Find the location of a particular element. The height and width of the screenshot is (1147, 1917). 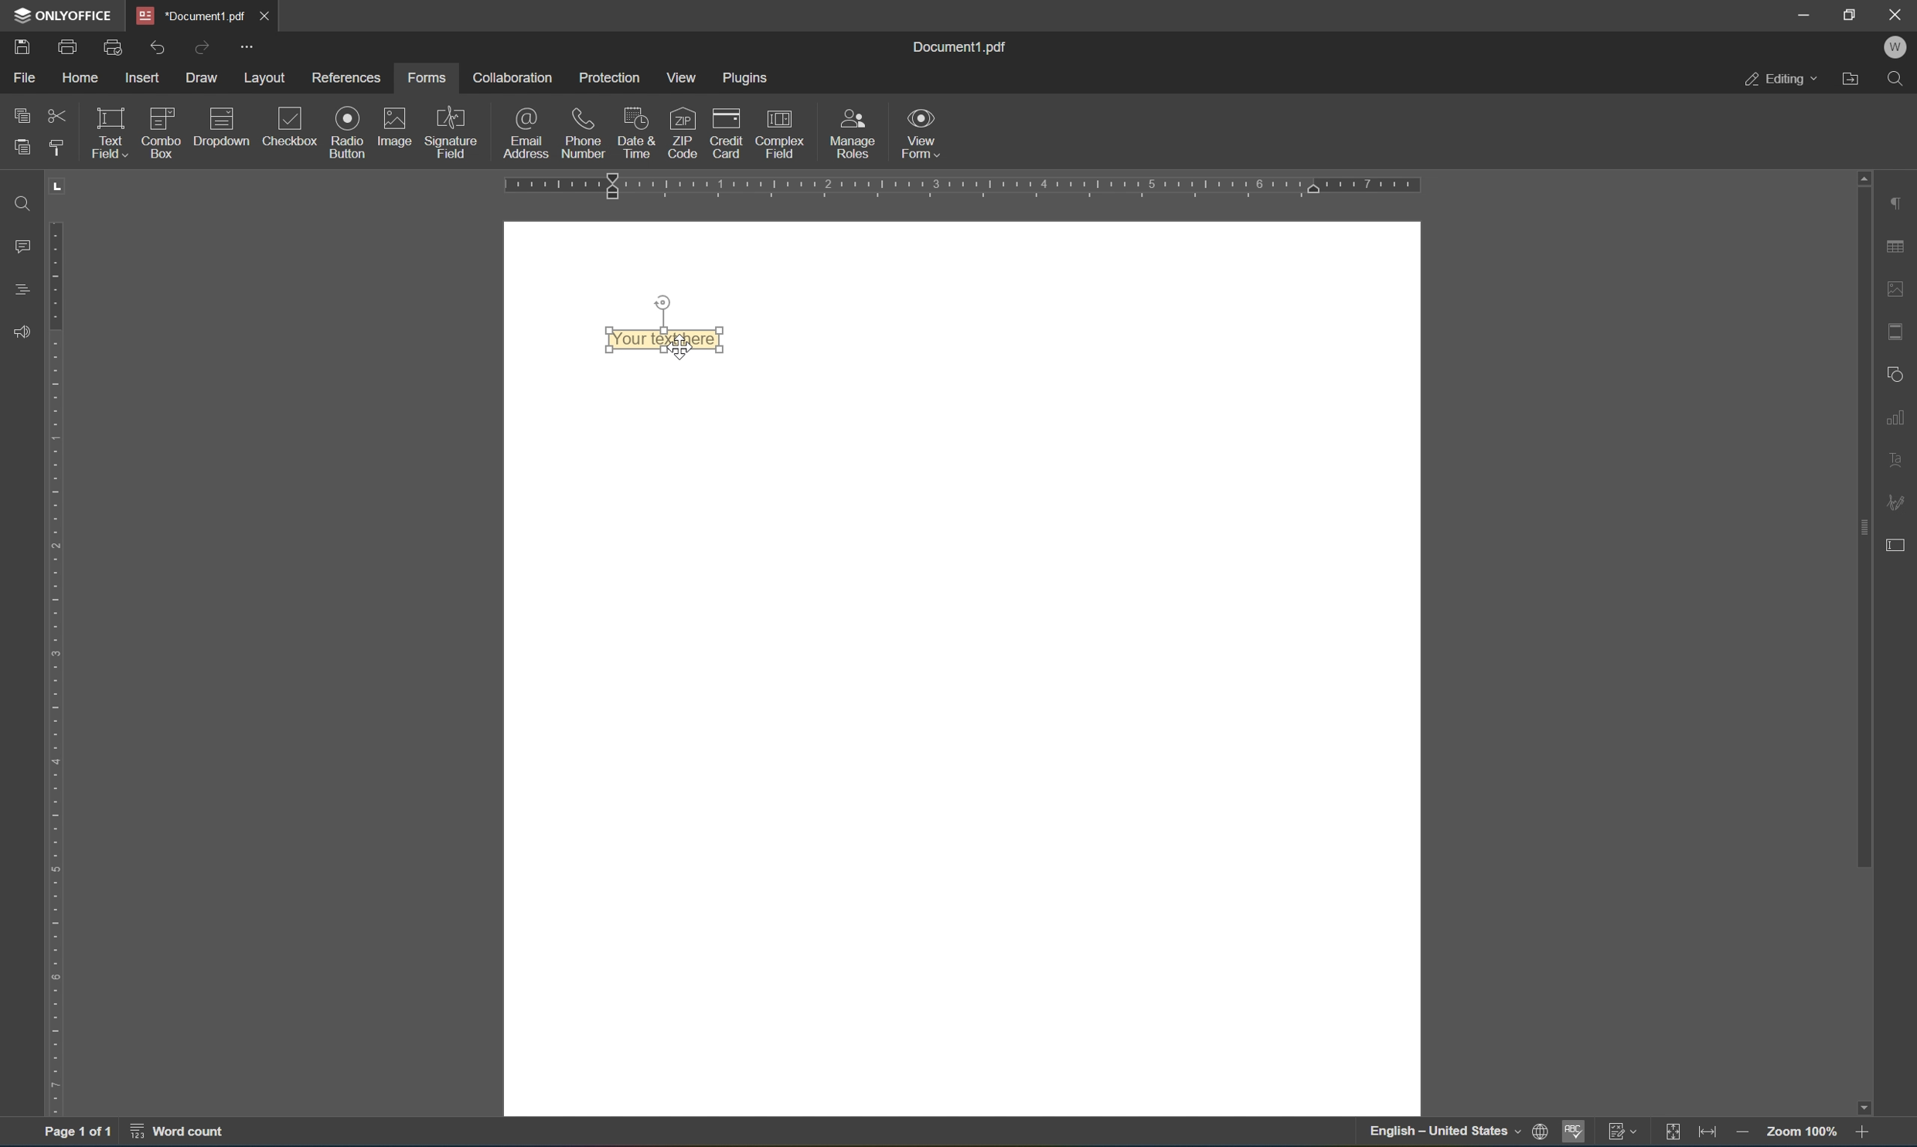

copy style is located at coordinates (55, 151).